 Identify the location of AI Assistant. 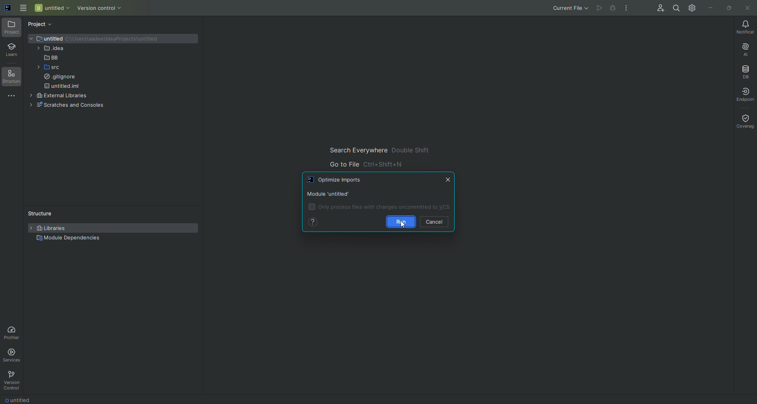
(740, 49).